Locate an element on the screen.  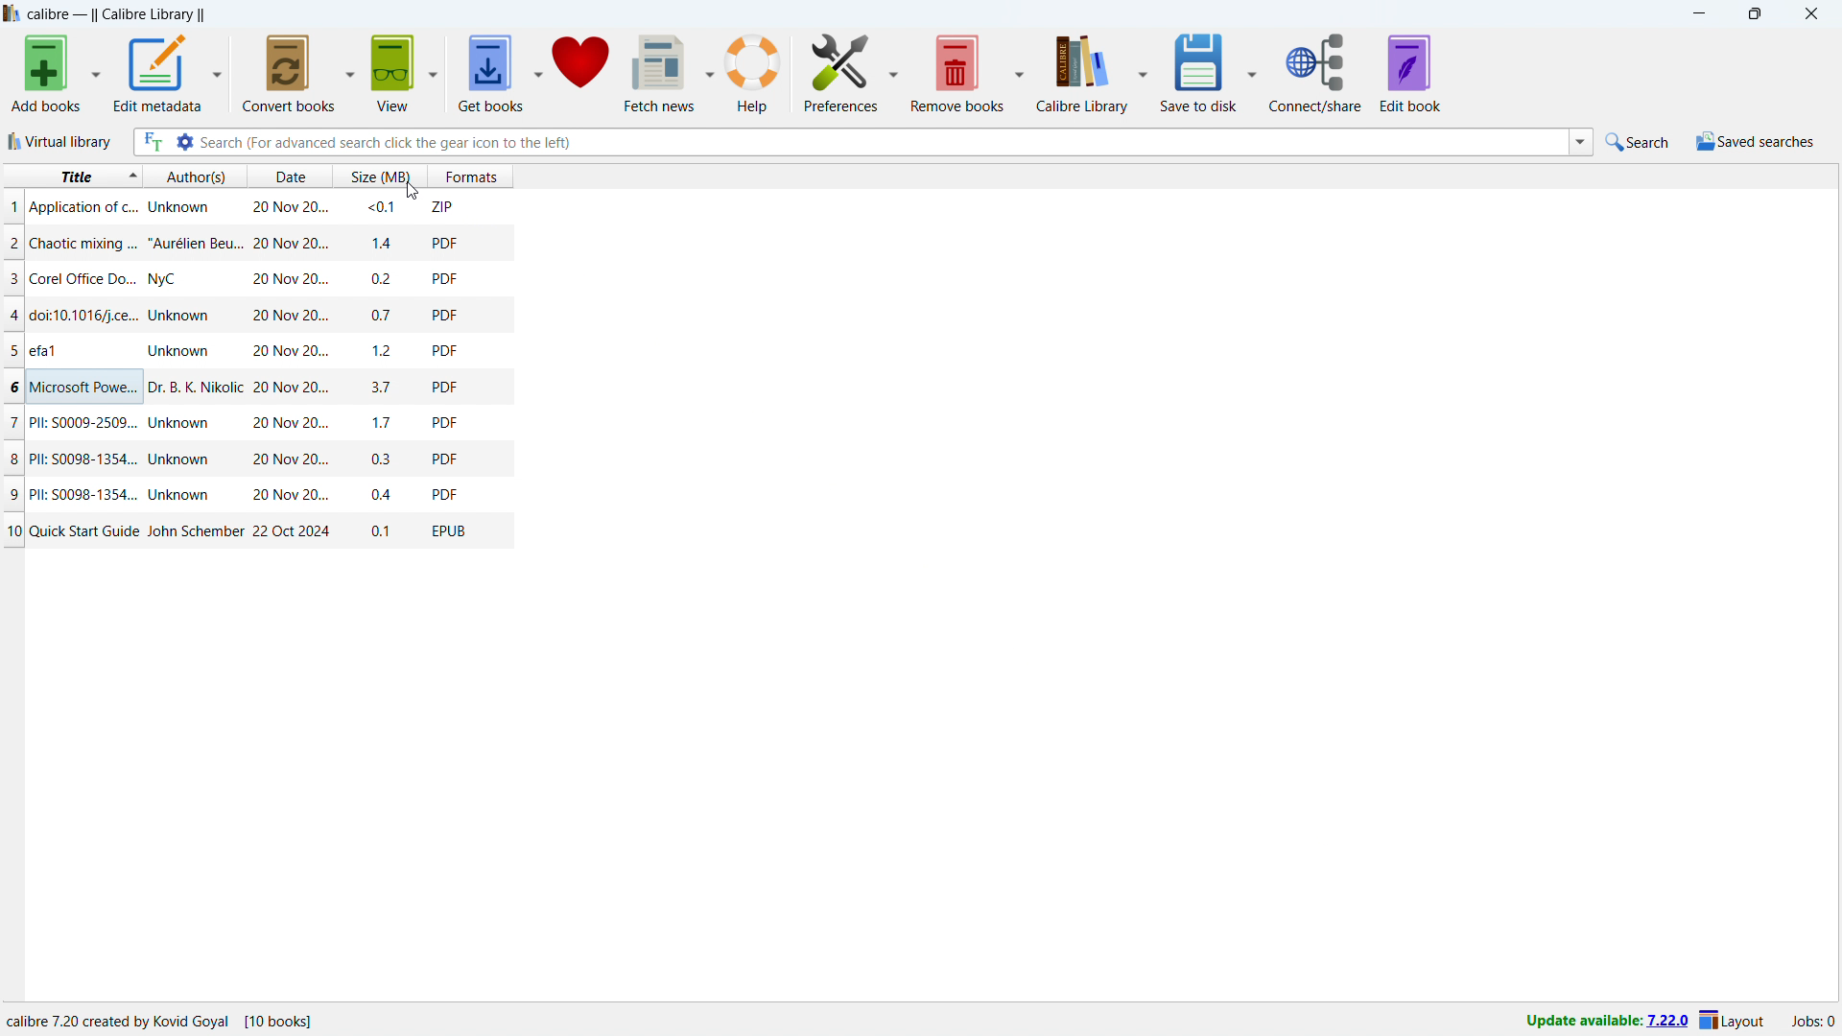
preferences options is located at coordinates (894, 74).